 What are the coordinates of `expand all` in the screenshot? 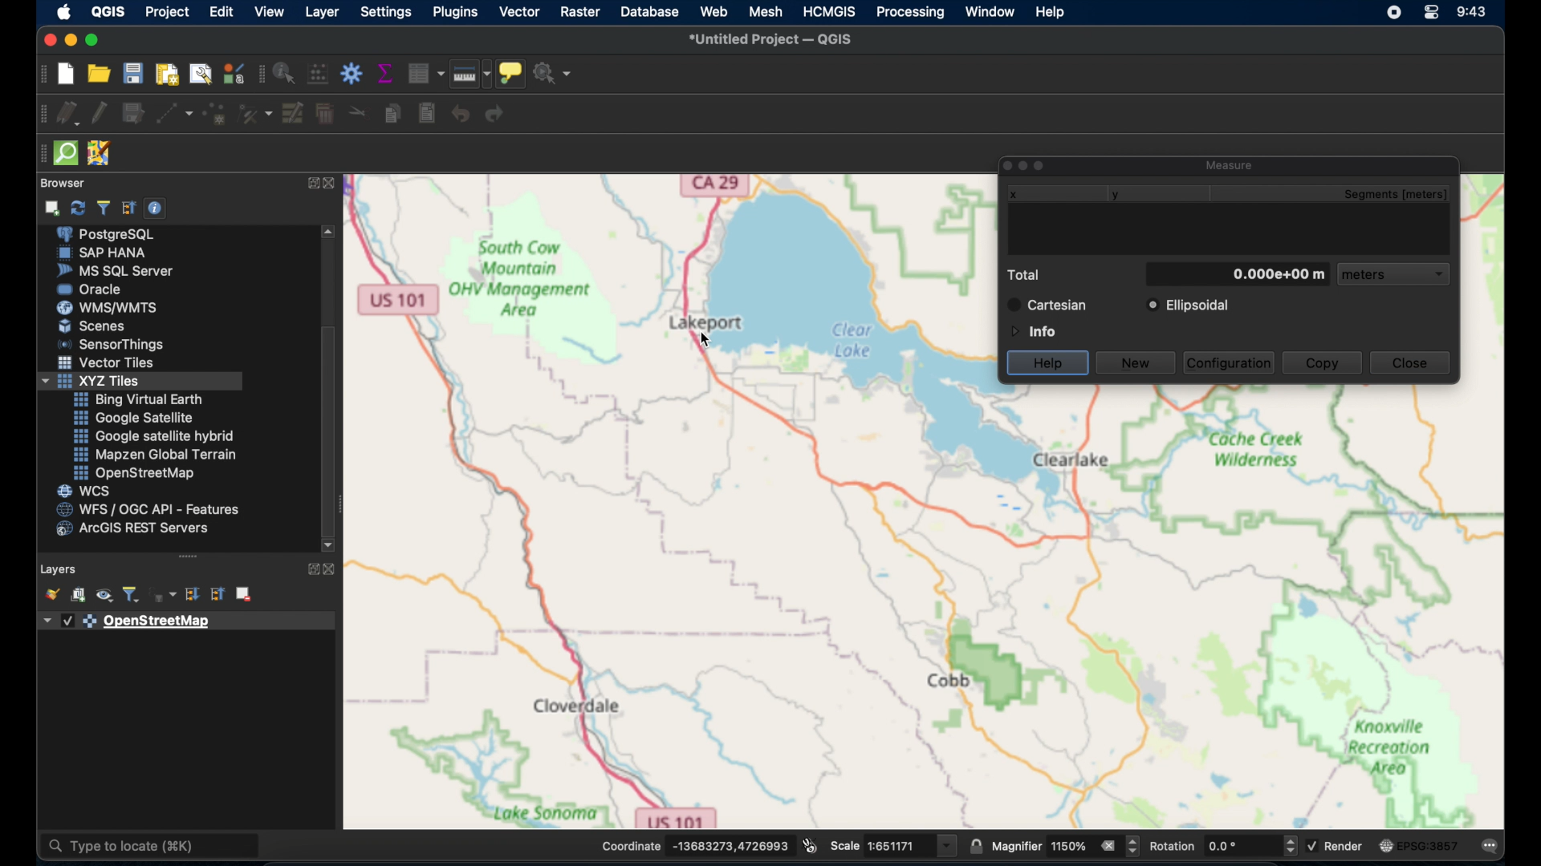 It's located at (194, 595).